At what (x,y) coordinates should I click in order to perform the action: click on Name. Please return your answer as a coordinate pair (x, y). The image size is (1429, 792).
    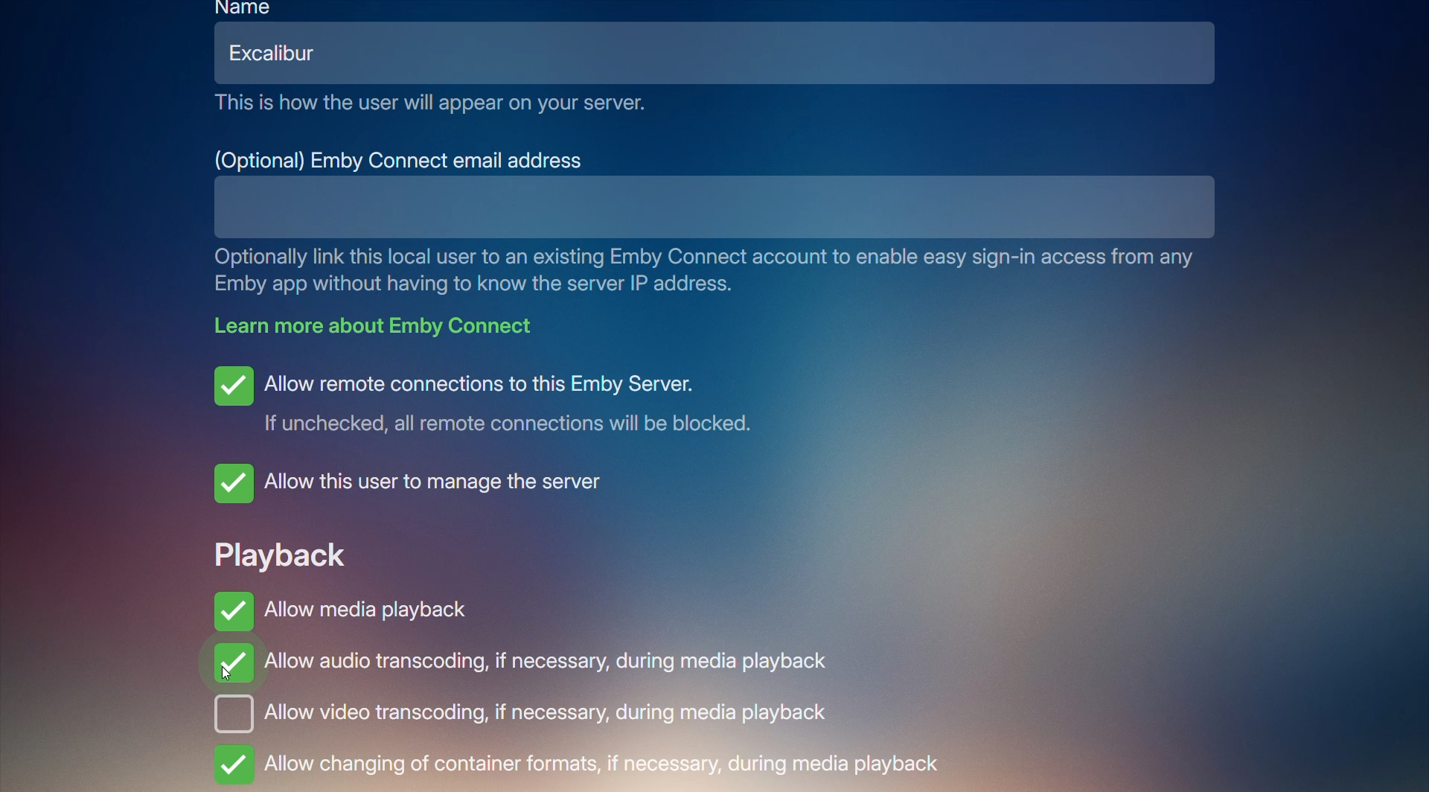
    Looking at the image, I should click on (246, 8).